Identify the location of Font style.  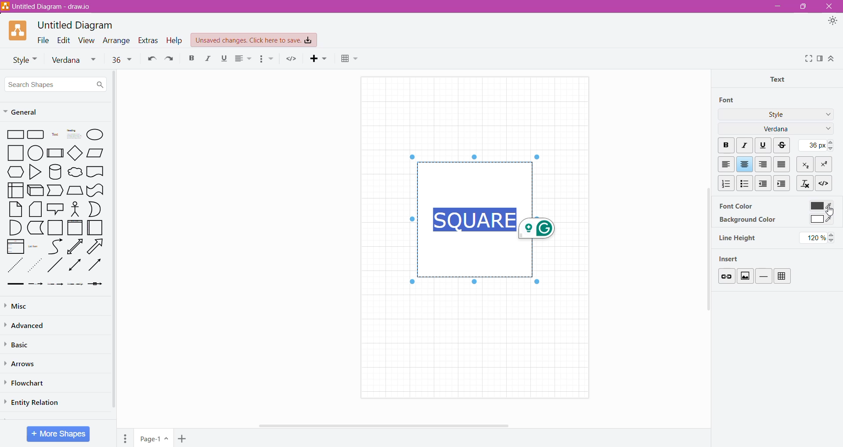
(22, 59).